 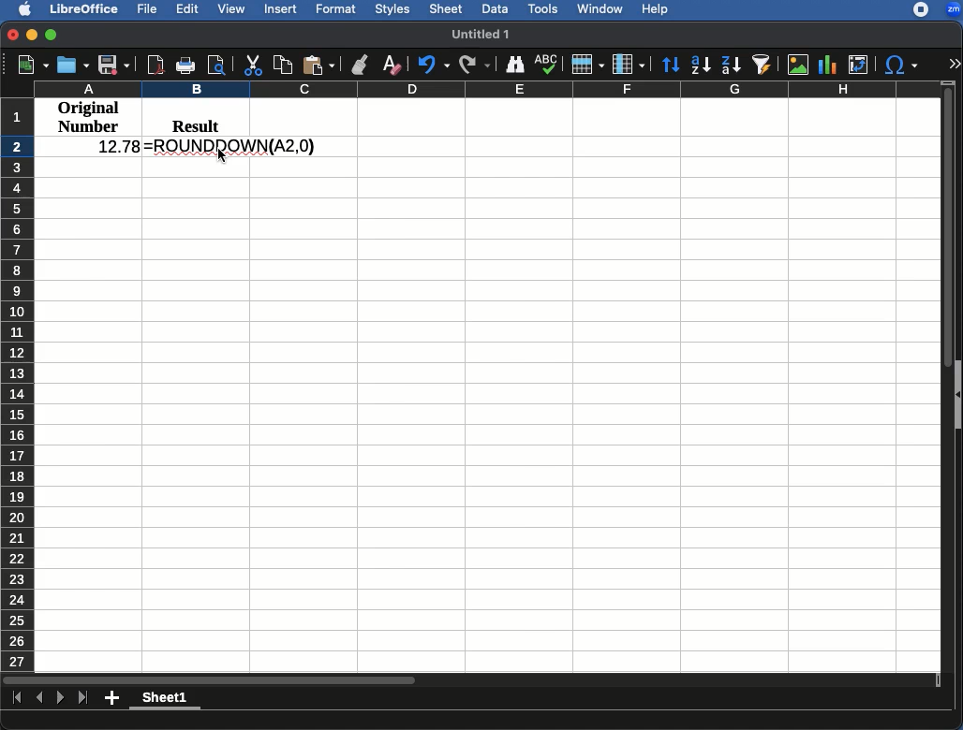 What do you see at coordinates (699, 66) in the screenshot?
I see `Ascending` at bounding box center [699, 66].